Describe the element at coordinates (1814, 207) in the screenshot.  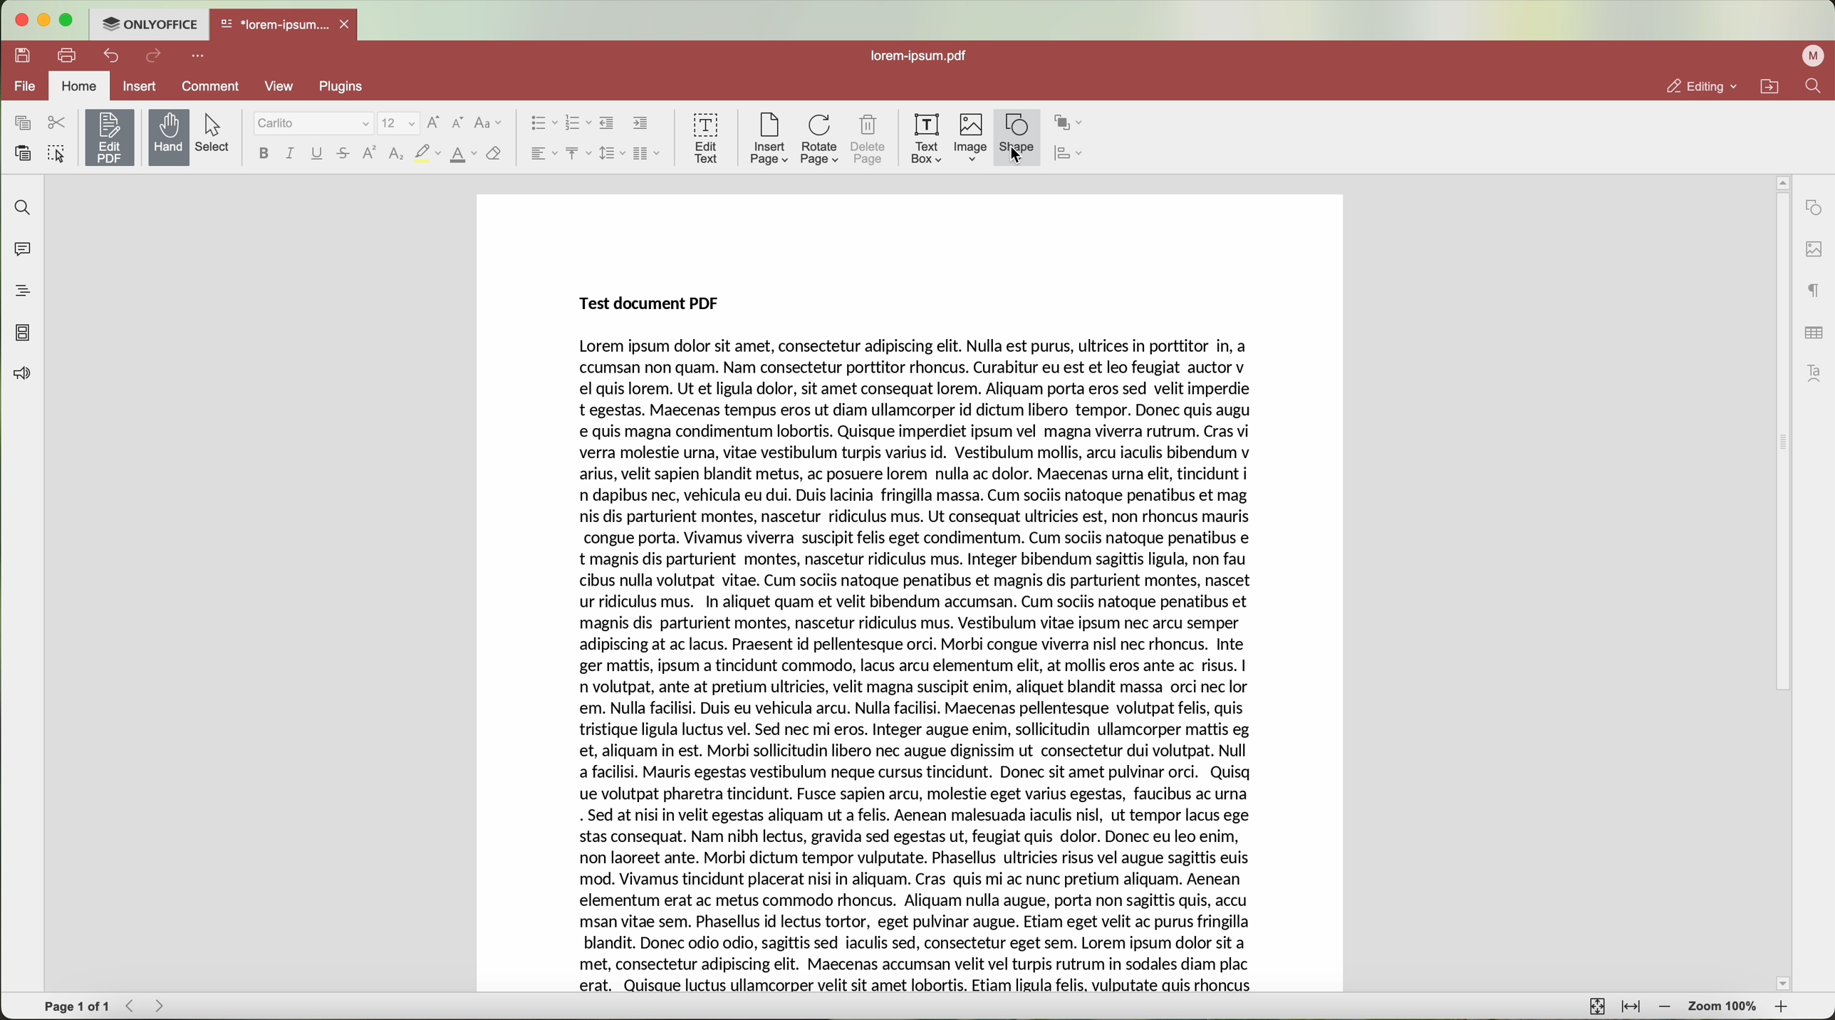
I see `shape settings` at that location.